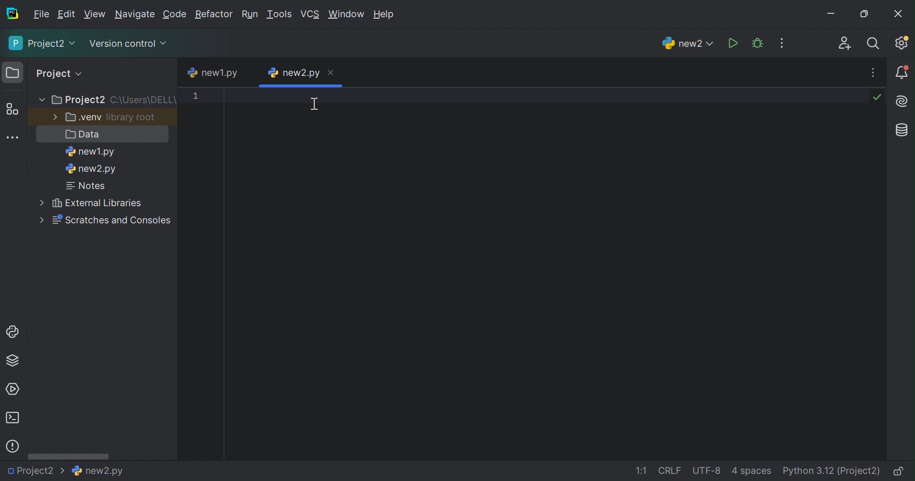 Image resolution: width=915 pixels, height=481 pixels. What do you see at coordinates (330, 73) in the screenshot?
I see `Close` at bounding box center [330, 73].